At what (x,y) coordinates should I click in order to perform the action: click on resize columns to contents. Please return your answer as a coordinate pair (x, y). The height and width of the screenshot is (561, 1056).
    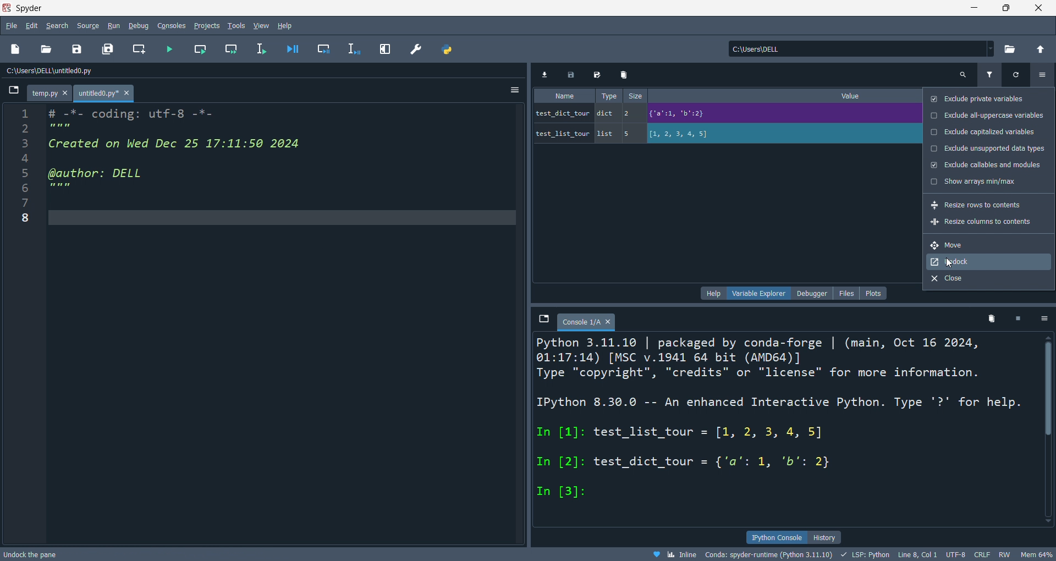
    Looking at the image, I should click on (988, 222).